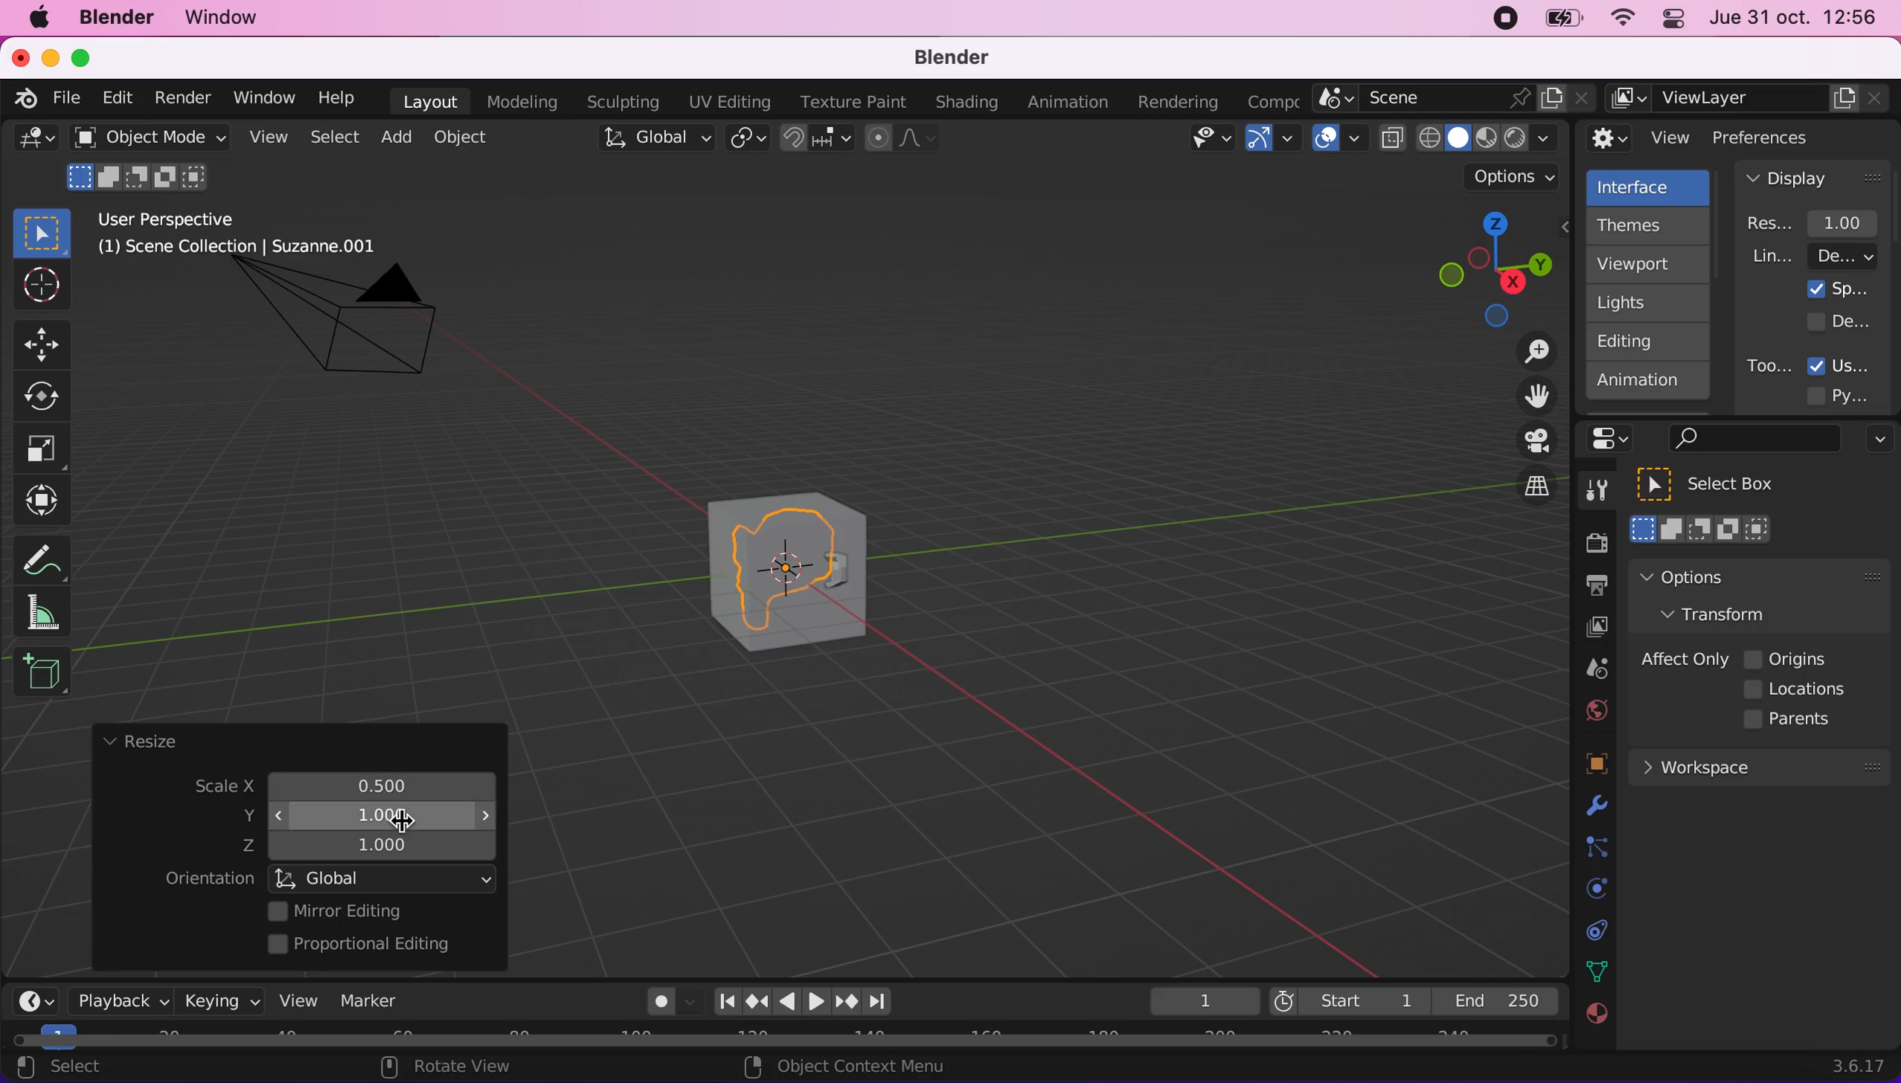  Describe the element at coordinates (1490, 269) in the screenshot. I see `click, shortcut, drag` at that location.